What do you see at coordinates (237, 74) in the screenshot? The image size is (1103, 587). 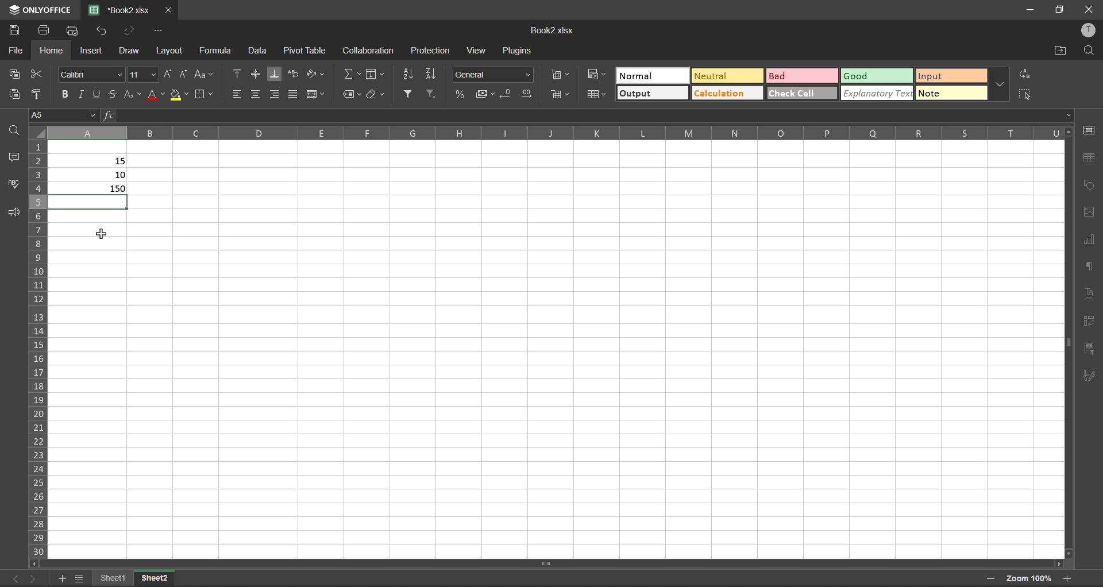 I see `align top` at bounding box center [237, 74].